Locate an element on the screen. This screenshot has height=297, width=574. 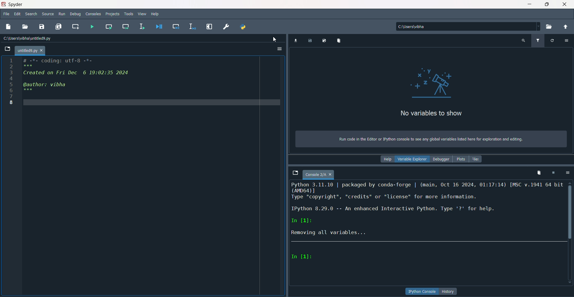
open file is located at coordinates (25, 27).